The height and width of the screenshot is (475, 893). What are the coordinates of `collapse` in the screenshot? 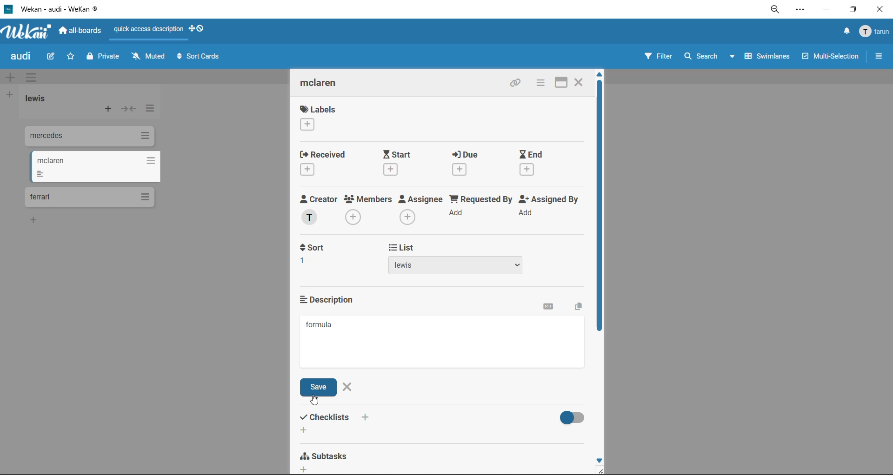 It's located at (128, 109).